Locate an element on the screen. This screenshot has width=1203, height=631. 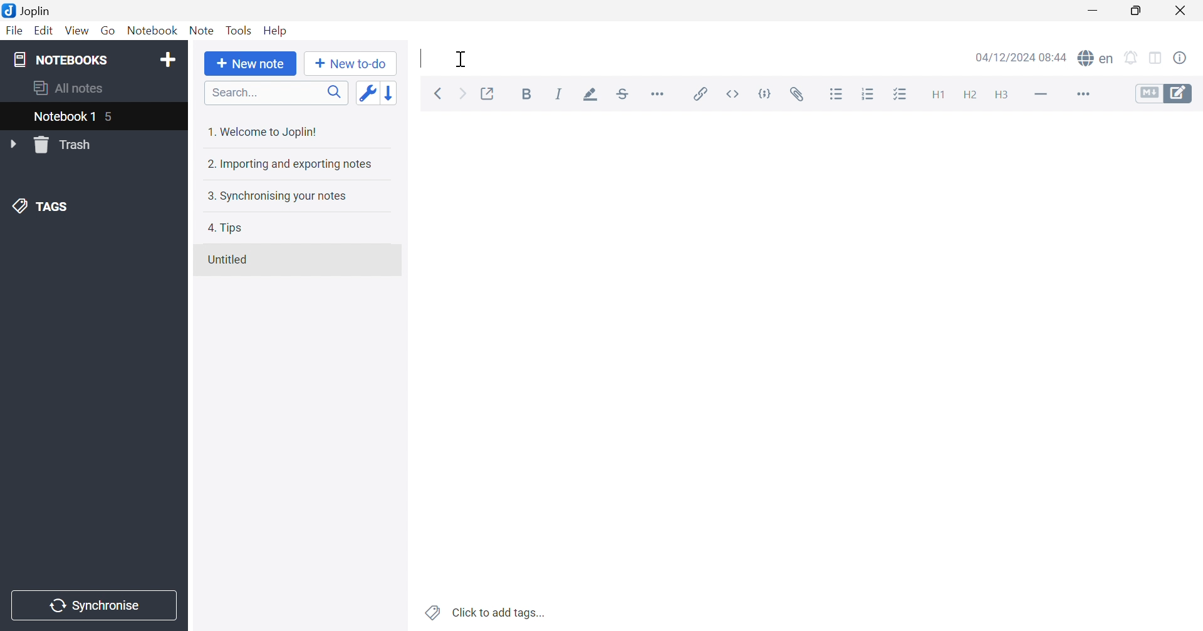
Note is located at coordinates (202, 31).